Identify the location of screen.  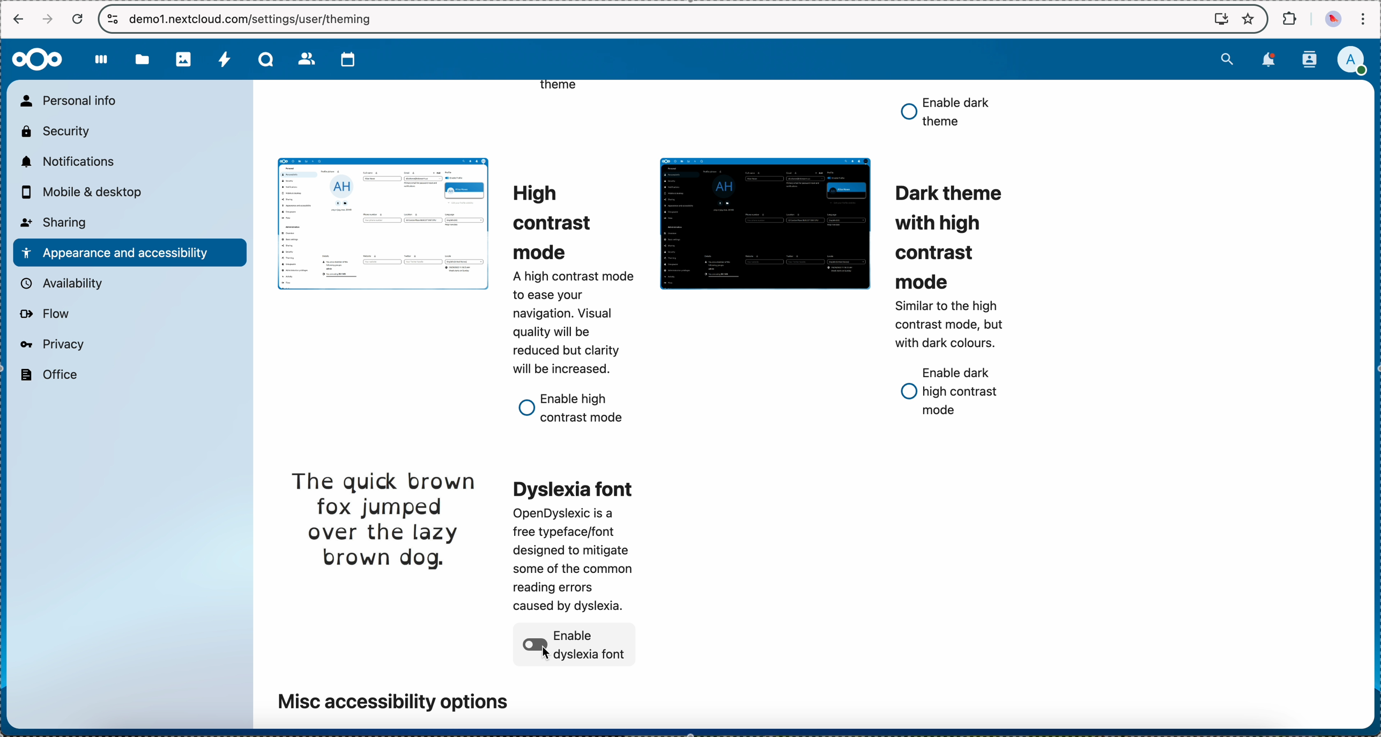
(1216, 19).